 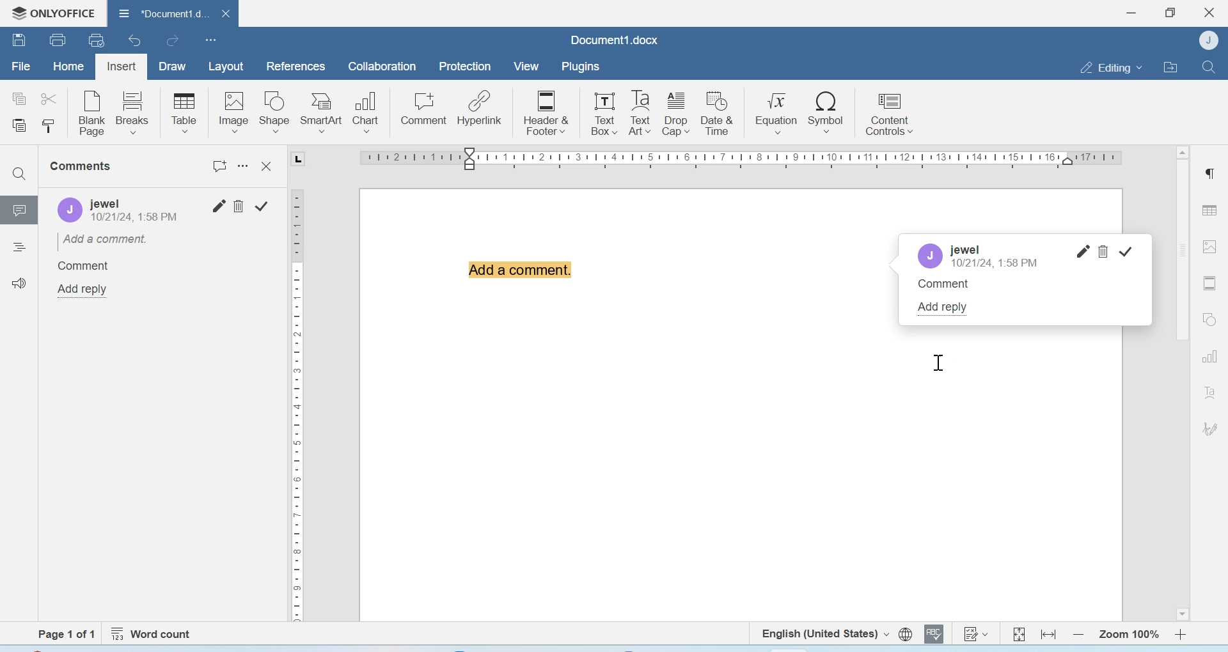 I want to click on Comment icon, so click(x=20, y=215).